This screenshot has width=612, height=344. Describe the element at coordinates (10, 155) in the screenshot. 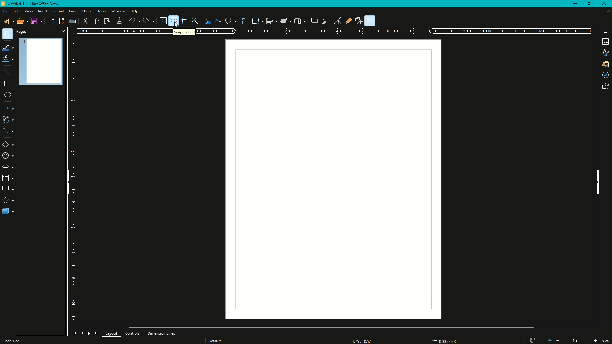

I see `Symbol shapes` at that location.